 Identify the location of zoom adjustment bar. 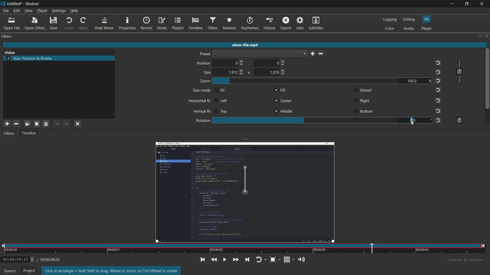
(305, 80).